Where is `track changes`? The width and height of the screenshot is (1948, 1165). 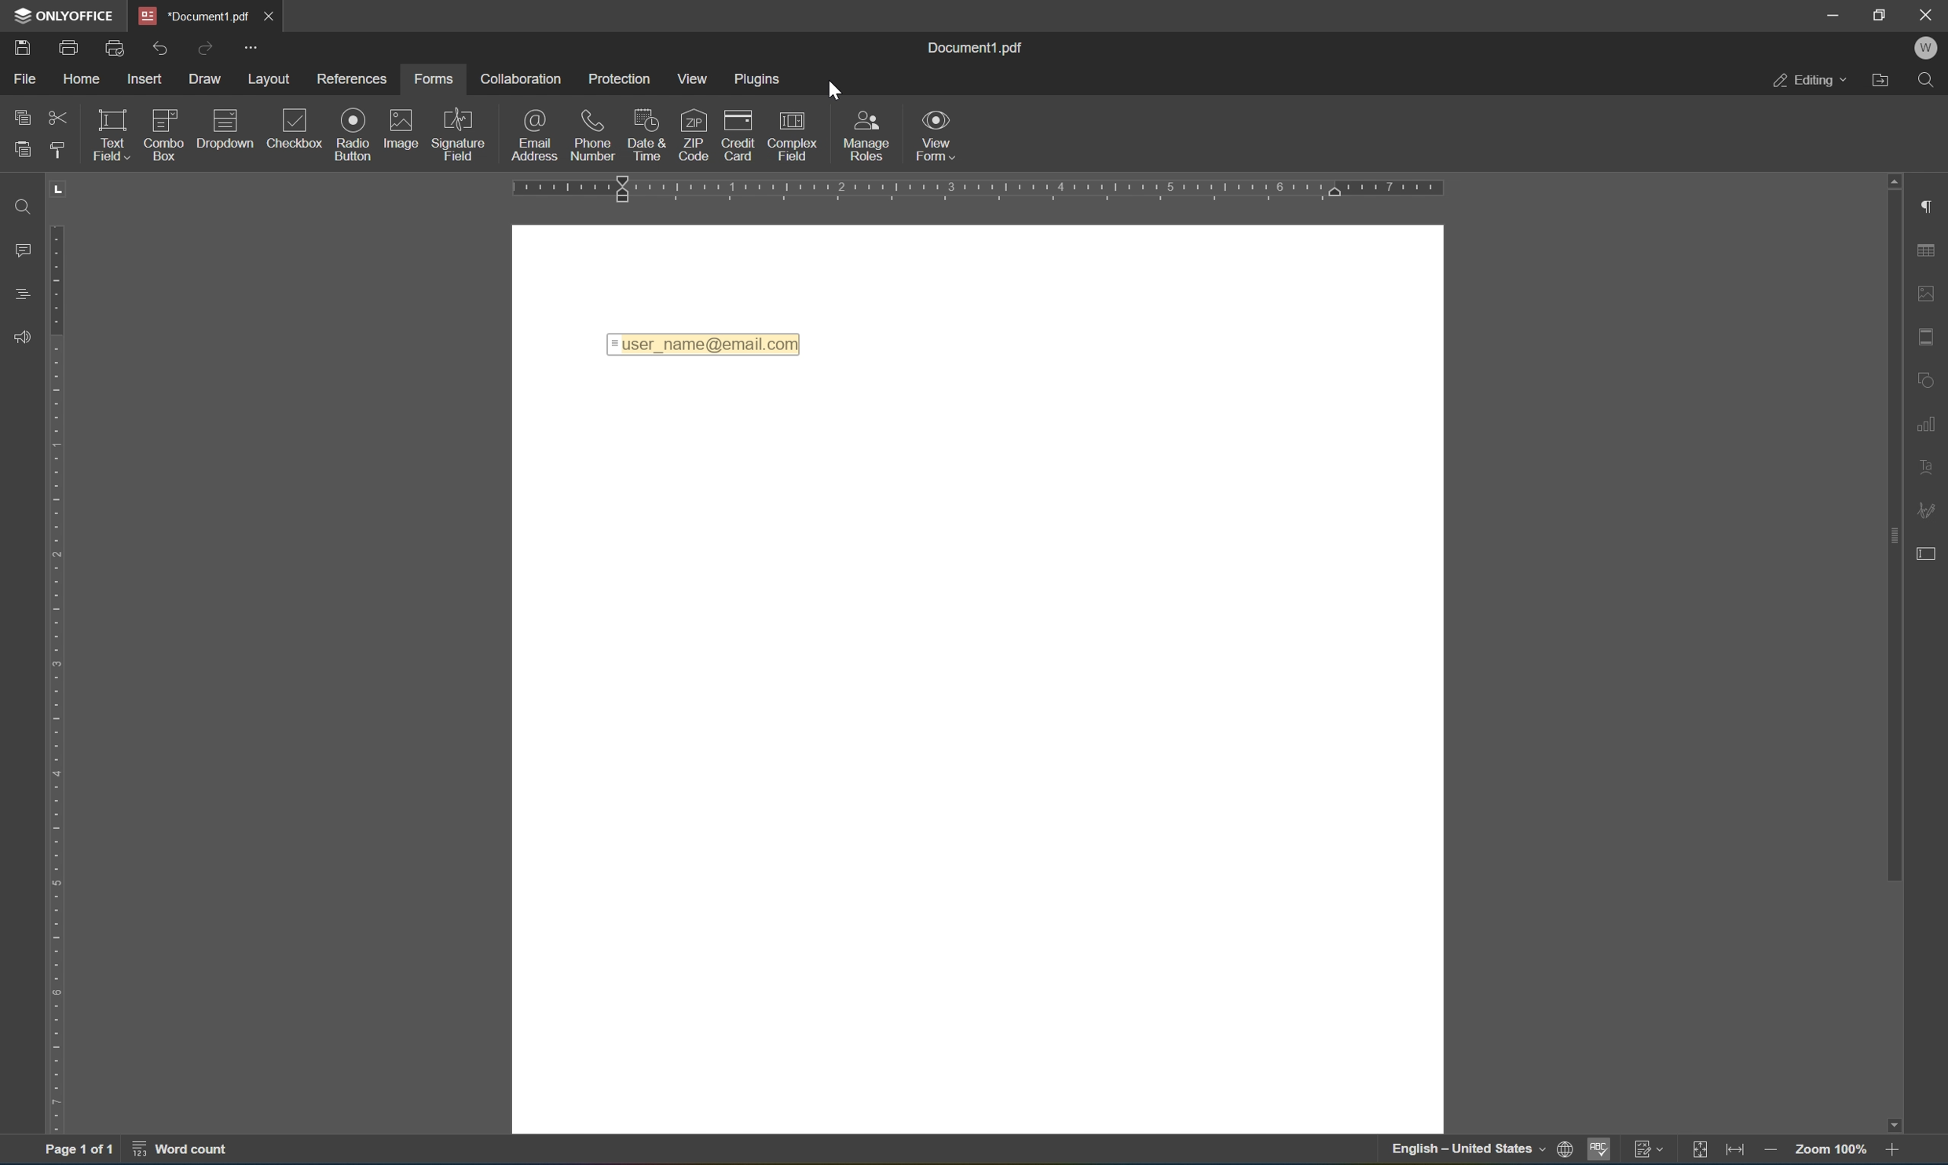
track changes is located at coordinates (1649, 1149).